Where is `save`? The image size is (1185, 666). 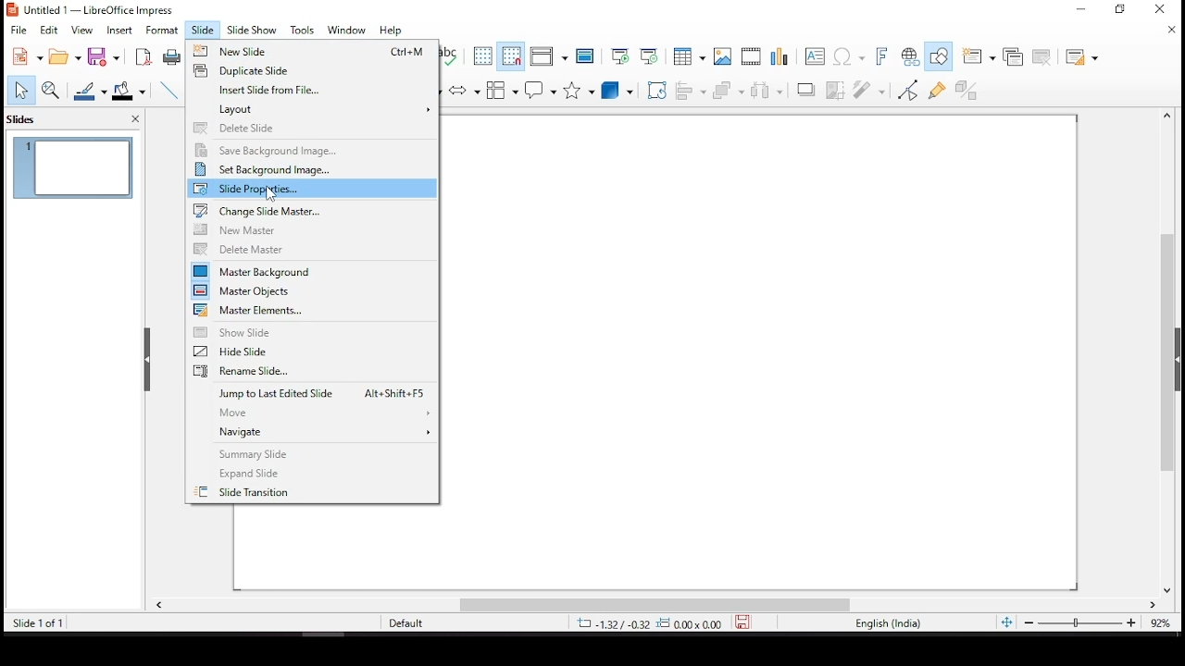 save is located at coordinates (104, 58).